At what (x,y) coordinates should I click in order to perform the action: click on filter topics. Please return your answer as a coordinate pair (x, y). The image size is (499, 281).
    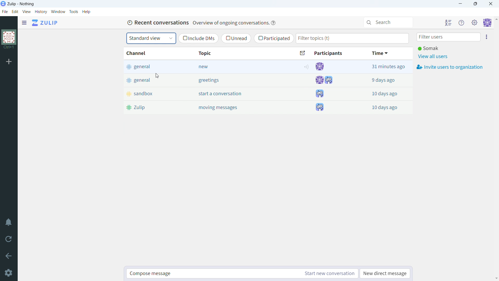
    Looking at the image, I should click on (352, 38).